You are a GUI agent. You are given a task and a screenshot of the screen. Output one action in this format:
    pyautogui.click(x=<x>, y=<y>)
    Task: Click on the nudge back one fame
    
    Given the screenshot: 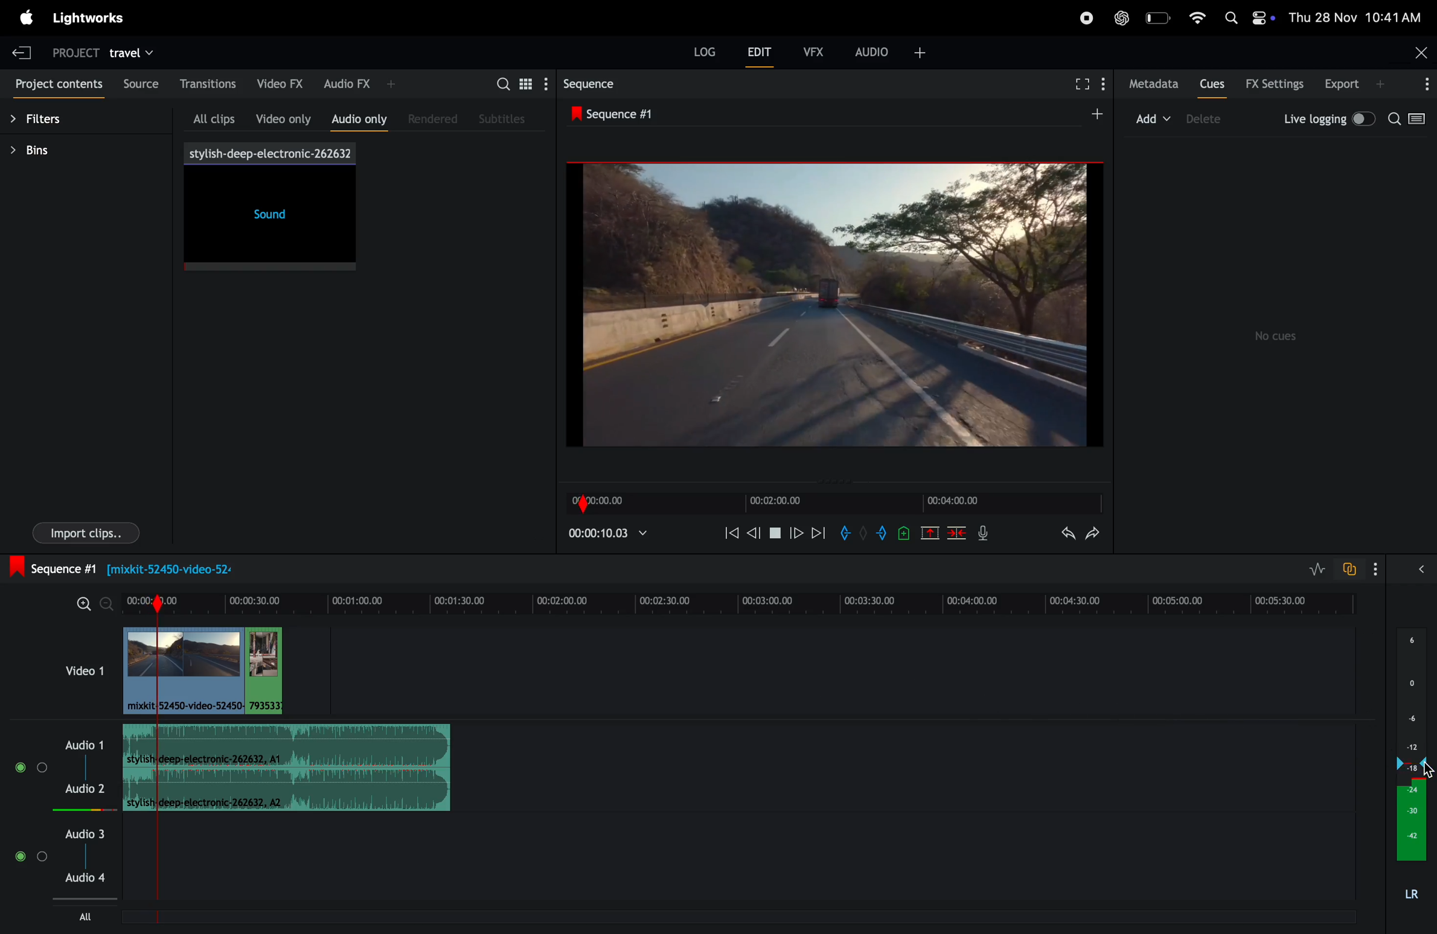 What is the action you would take?
    pyautogui.click(x=755, y=531)
    